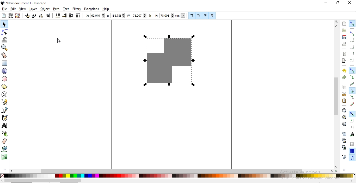 The width and height of the screenshot is (356, 183). Describe the element at coordinates (352, 91) in the screenshot. I see `snap cusp nodes` at that location.